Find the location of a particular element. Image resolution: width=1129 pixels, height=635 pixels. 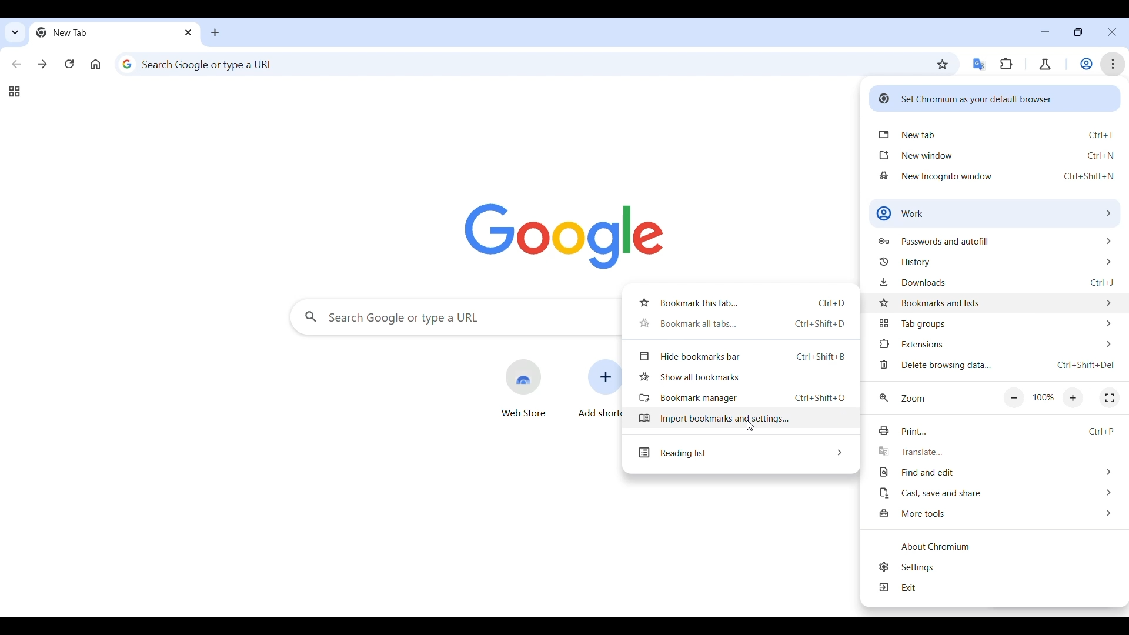

Extensions is located at coordinates (996, 344).